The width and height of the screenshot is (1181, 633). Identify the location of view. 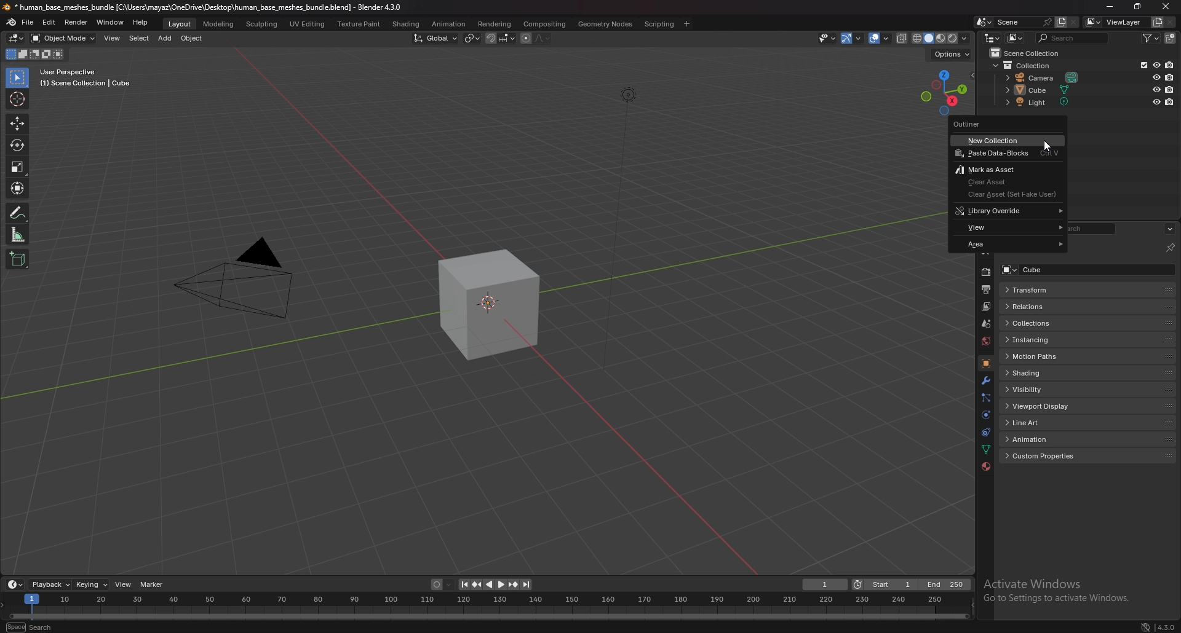
(124, 584).